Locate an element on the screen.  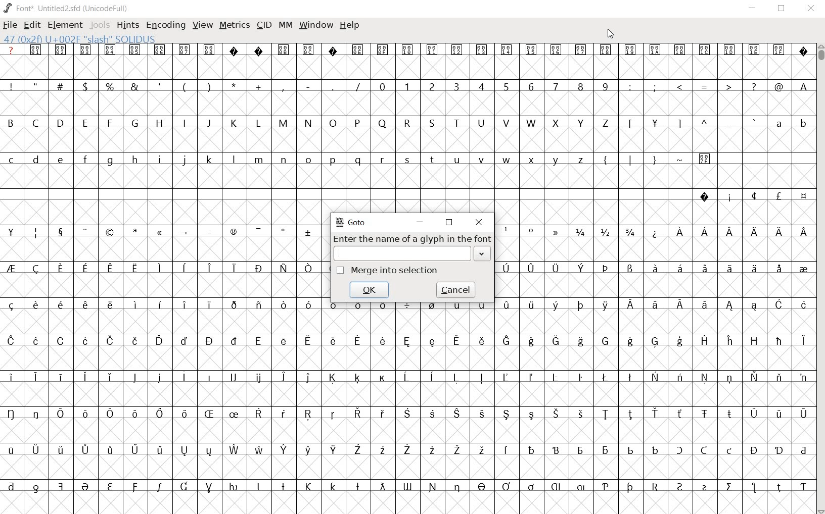
WINDOW is located at coordinates (315, 25).